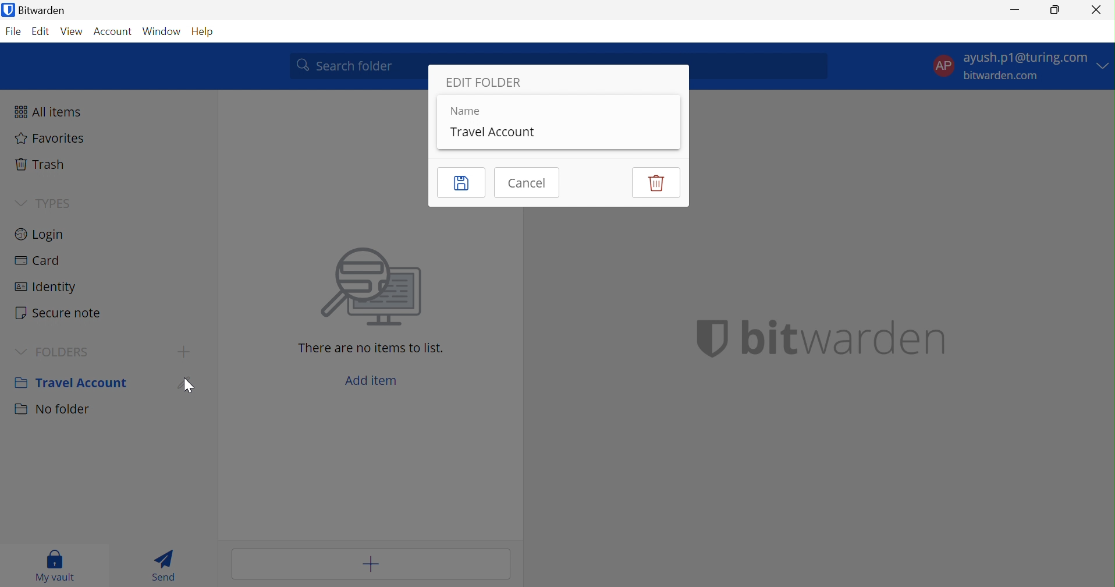 The image size is (1115, 587). What do you see at coordinates (1019, 69) in the screenshot?
I see `account options Drop Down` at bounding box center [1019, 69].